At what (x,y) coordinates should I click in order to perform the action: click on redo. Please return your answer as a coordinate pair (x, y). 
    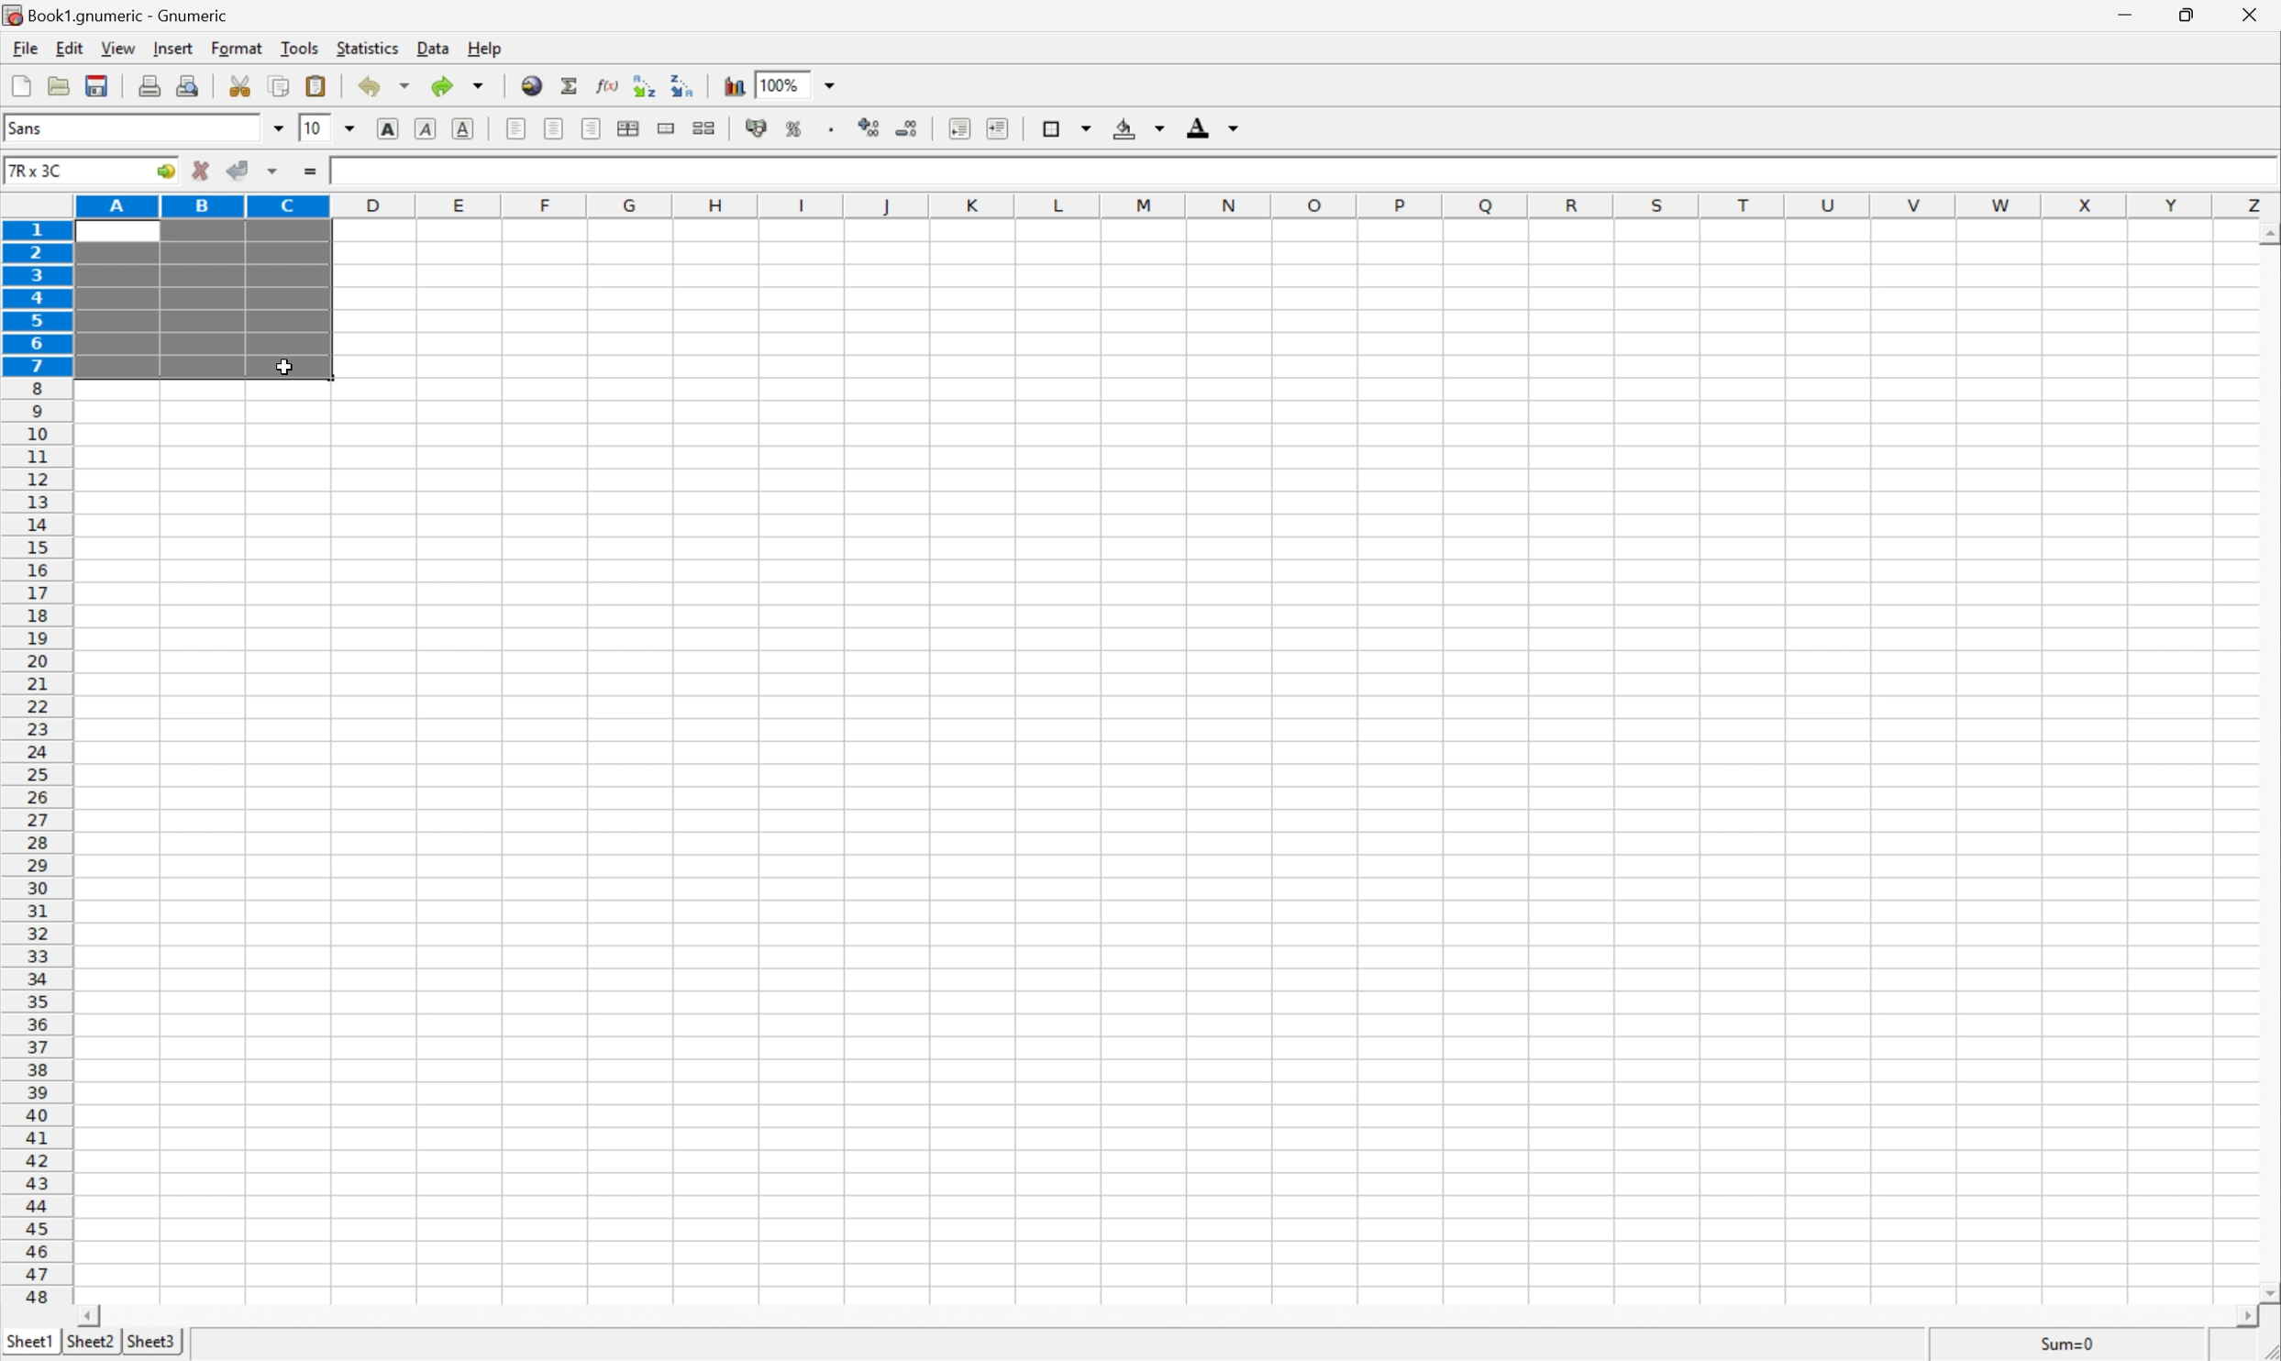
    Looking at the image, I should click on (460, 86).